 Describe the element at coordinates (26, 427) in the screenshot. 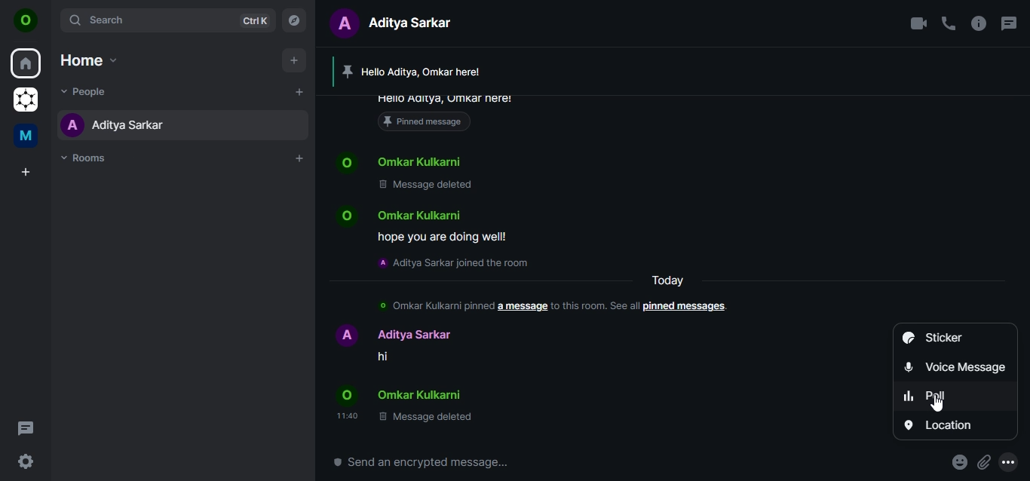

I see `threads` at that location.